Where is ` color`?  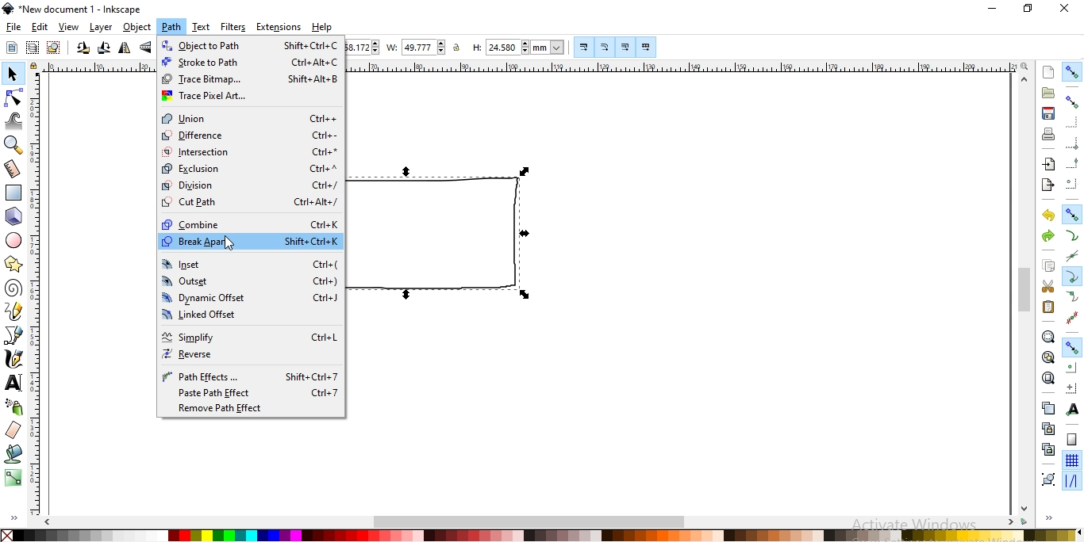
 color is located at coordinates (544, 535).